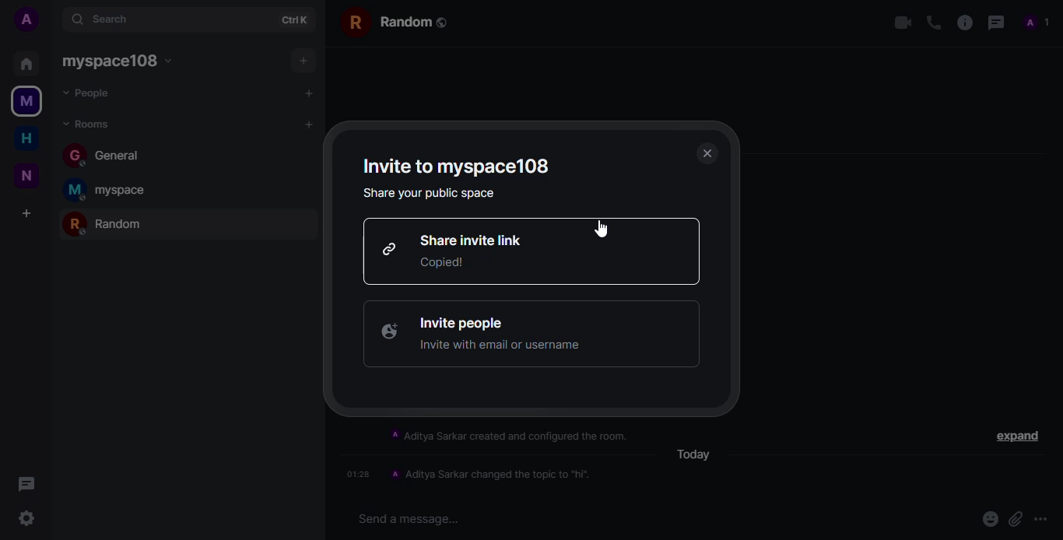 Image resolution: width=1063 pixels, height=540 pixels. Describe the element at coordinates (458, 163) in the screenshot. I see `invite to myspace108` at that location.